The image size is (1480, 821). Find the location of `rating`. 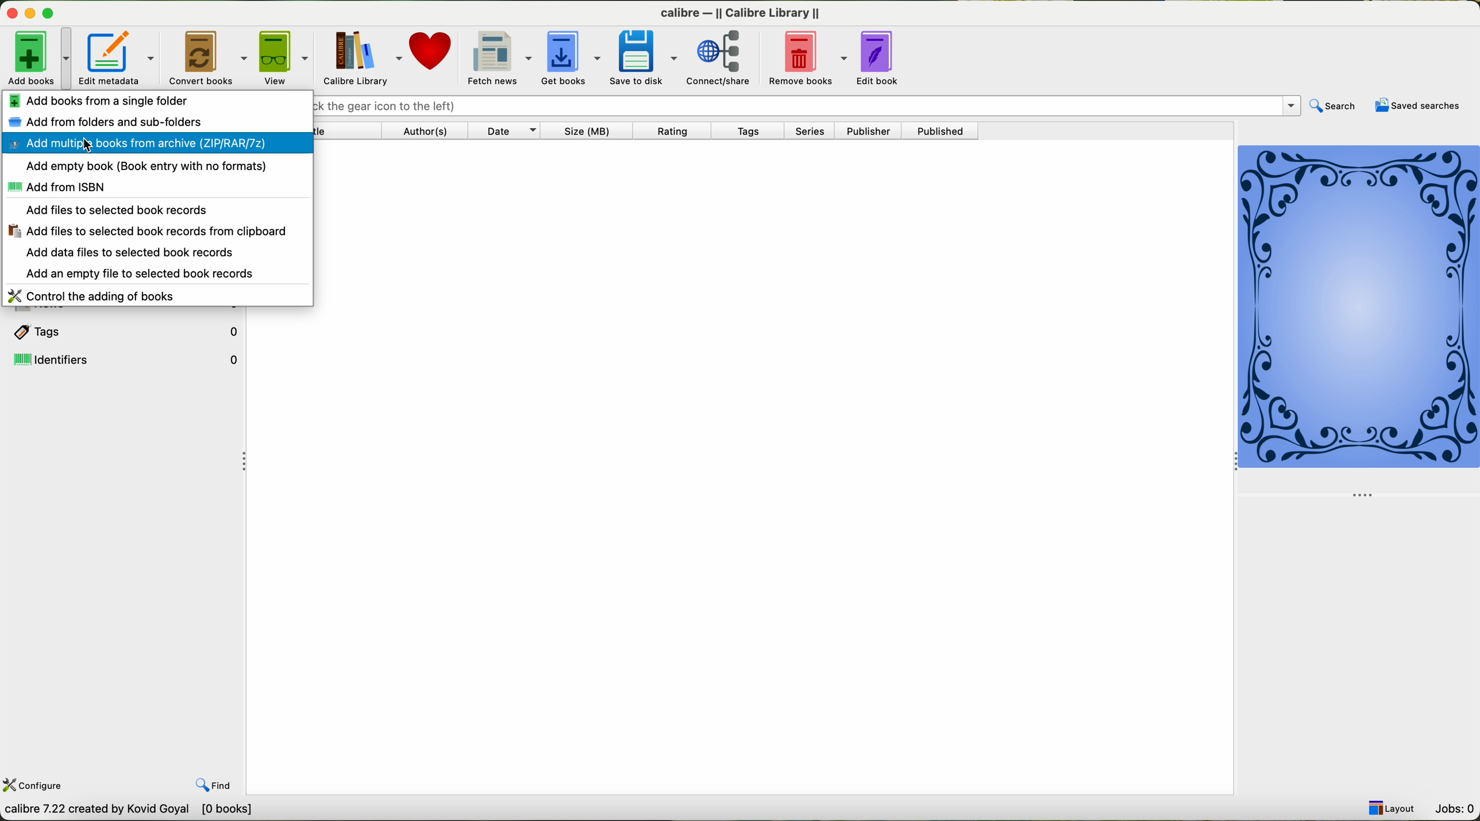

rating is located at coordinates (677, 132).